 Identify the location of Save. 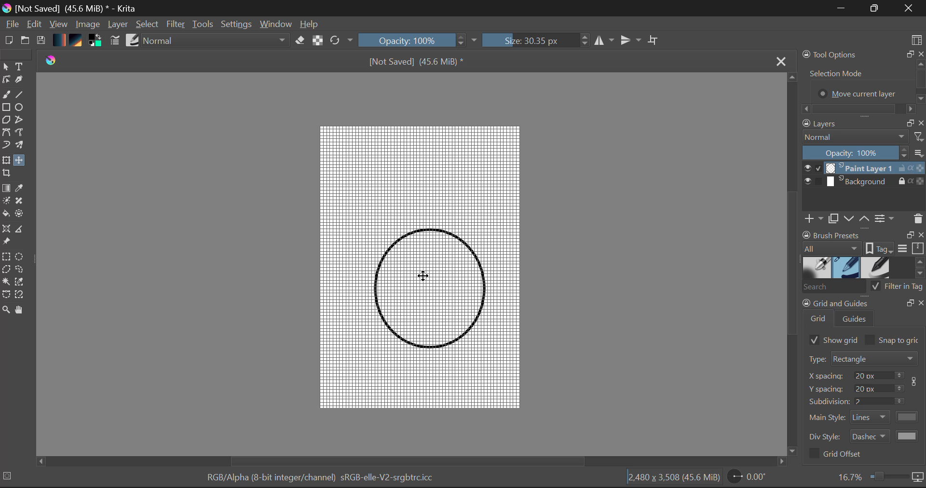
(41, 41).